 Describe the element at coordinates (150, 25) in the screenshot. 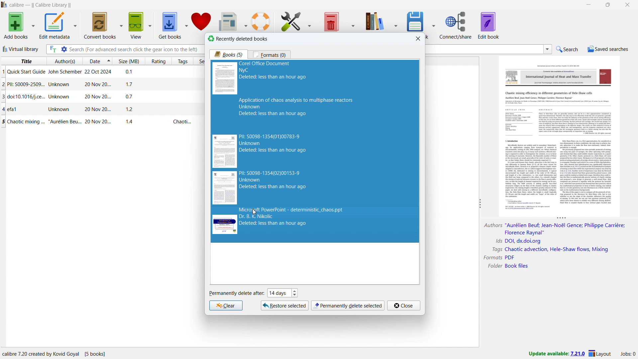

I see `view options` at that location.